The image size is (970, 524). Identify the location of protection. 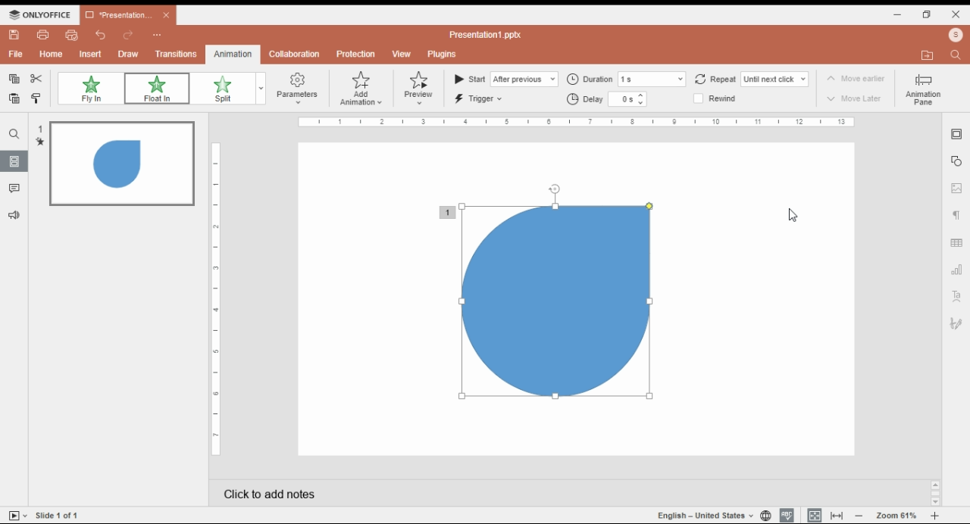
(355, 54).